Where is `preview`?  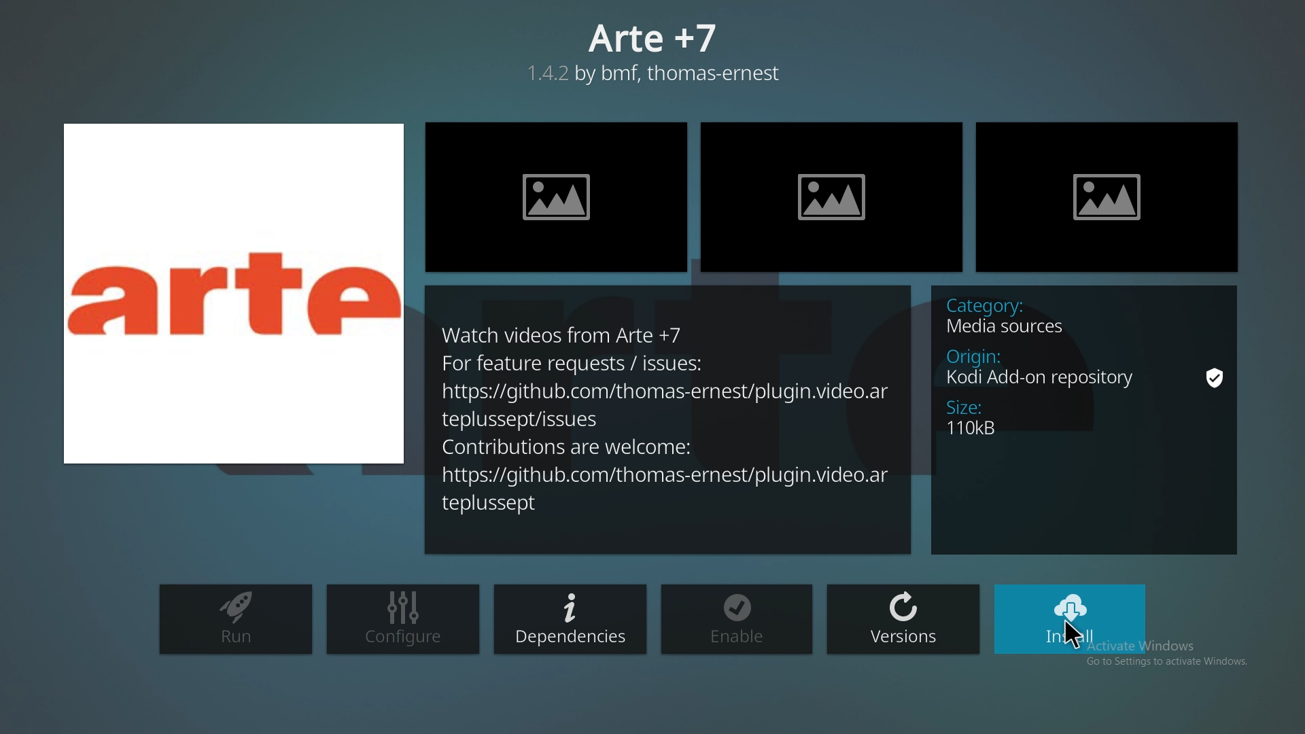 preview is located at coordinates (556, 196).